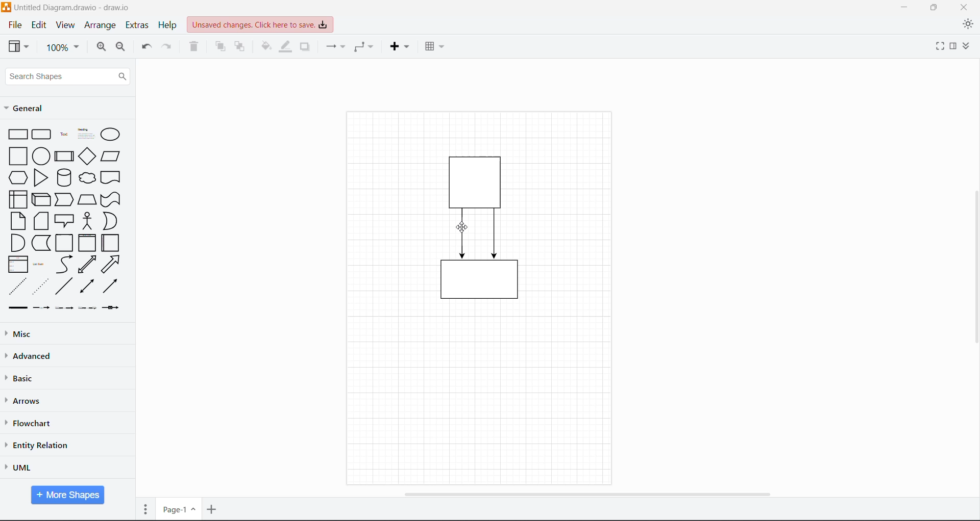  Describe the element at coordinates (86, 287) in the screenshot. I see `bidirectional connector` at that location.